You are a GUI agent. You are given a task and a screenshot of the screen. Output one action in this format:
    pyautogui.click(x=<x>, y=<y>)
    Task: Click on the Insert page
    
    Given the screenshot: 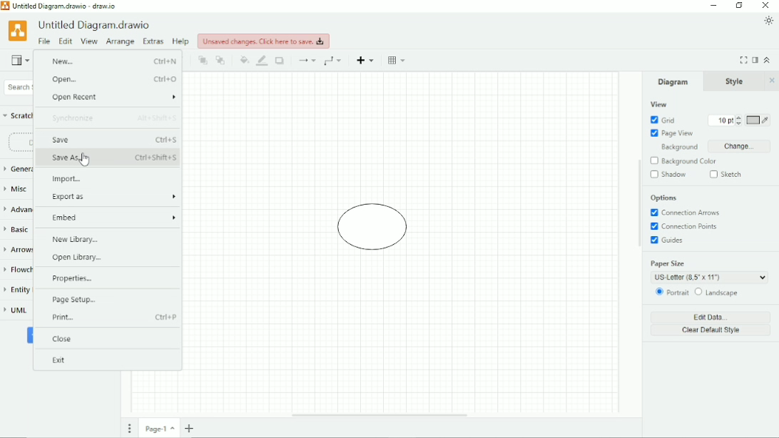 What is the action you would take?
    pyautogui.click(x=189, y=428)
    